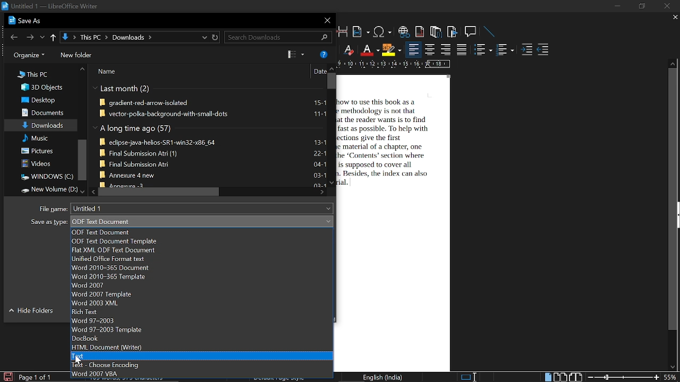  What do you see at coordinates (213, 114) in the screenshot?
I see `vector-polka-background-with-small-dots 11-1` at bounding box center [213, 114].